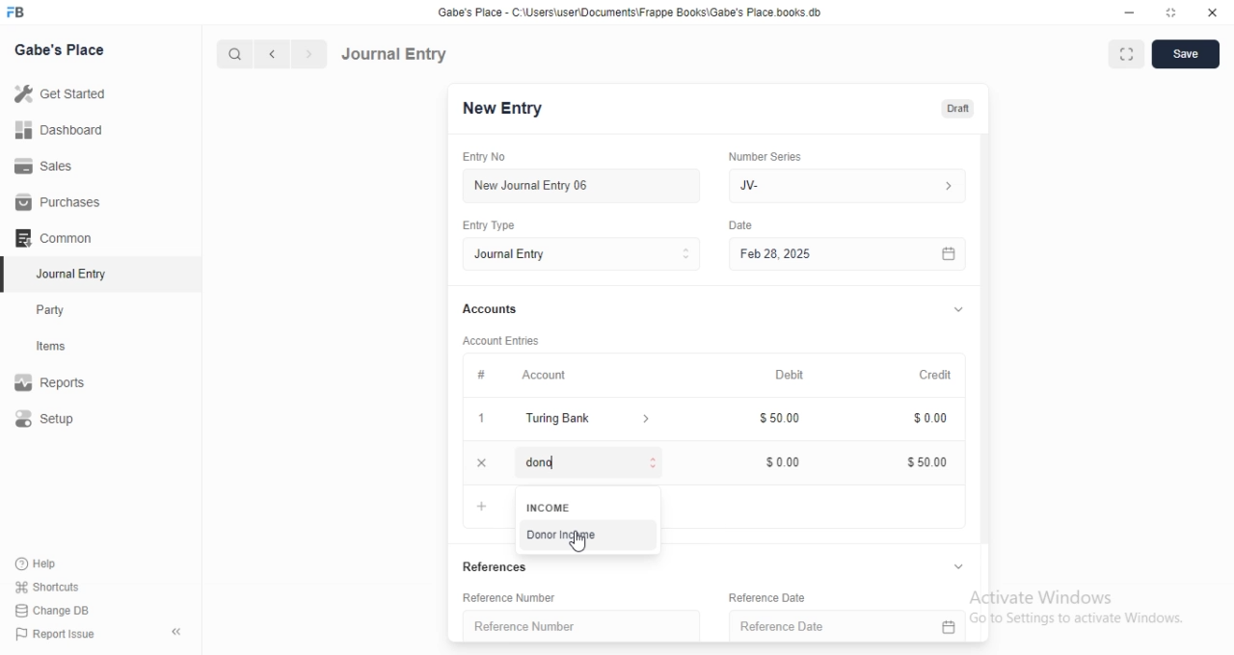 Image resolution: width=1234 pixels, height=655 pixels. I want to click on Reference Date, so click(778, 597).